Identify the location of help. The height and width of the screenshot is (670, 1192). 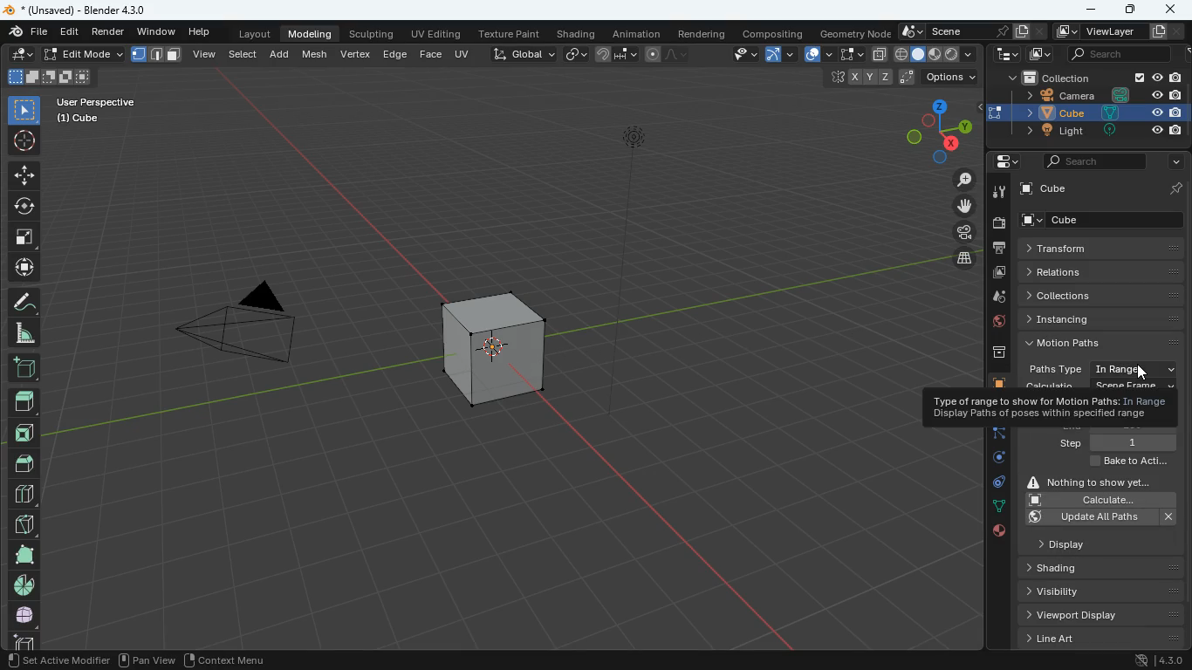
(202, 33).